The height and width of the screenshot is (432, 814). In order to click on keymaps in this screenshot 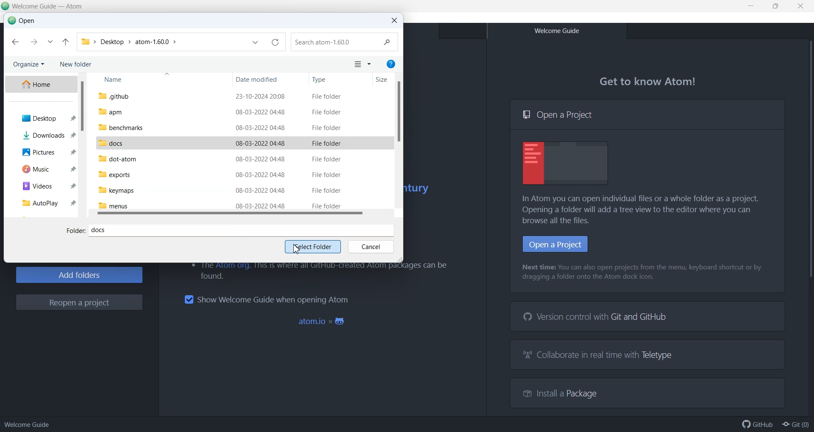, I will do `click(116, 190)`.